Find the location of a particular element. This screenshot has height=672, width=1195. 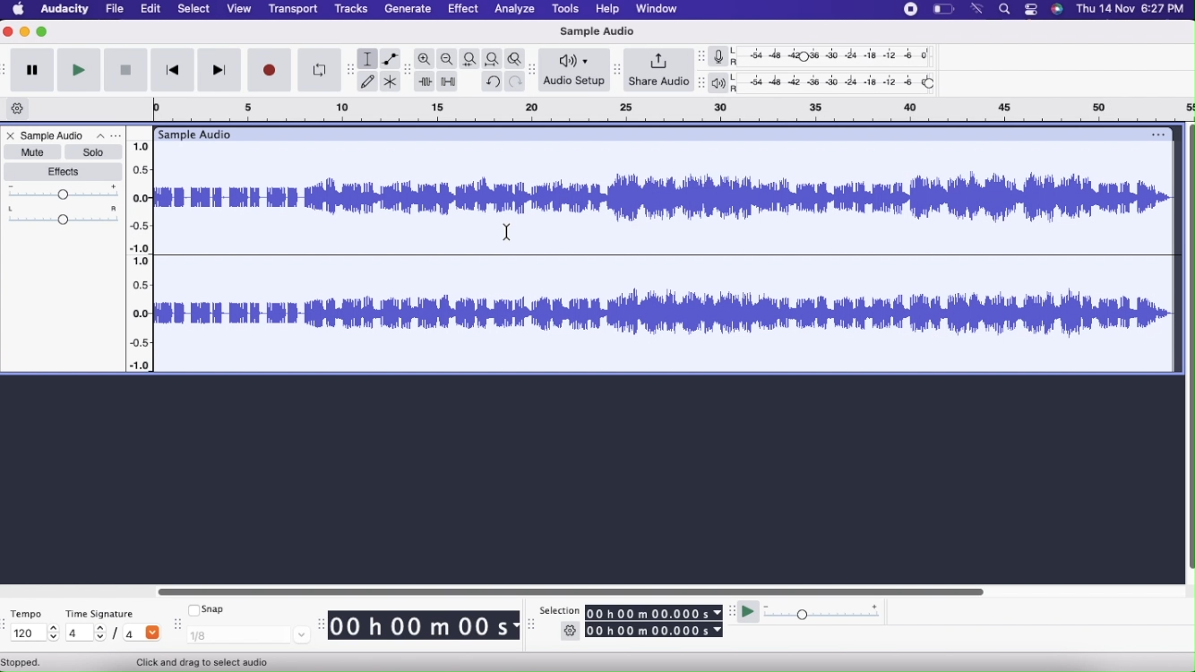

Zoom Toggle is located at coordinates (514, 59).